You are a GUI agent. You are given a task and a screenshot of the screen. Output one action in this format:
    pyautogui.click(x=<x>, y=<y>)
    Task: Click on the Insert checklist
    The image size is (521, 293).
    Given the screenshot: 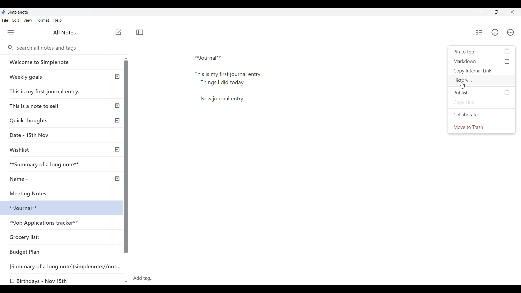 What is the action you would take?
    pyautogui.click(x=480, y=32)
    